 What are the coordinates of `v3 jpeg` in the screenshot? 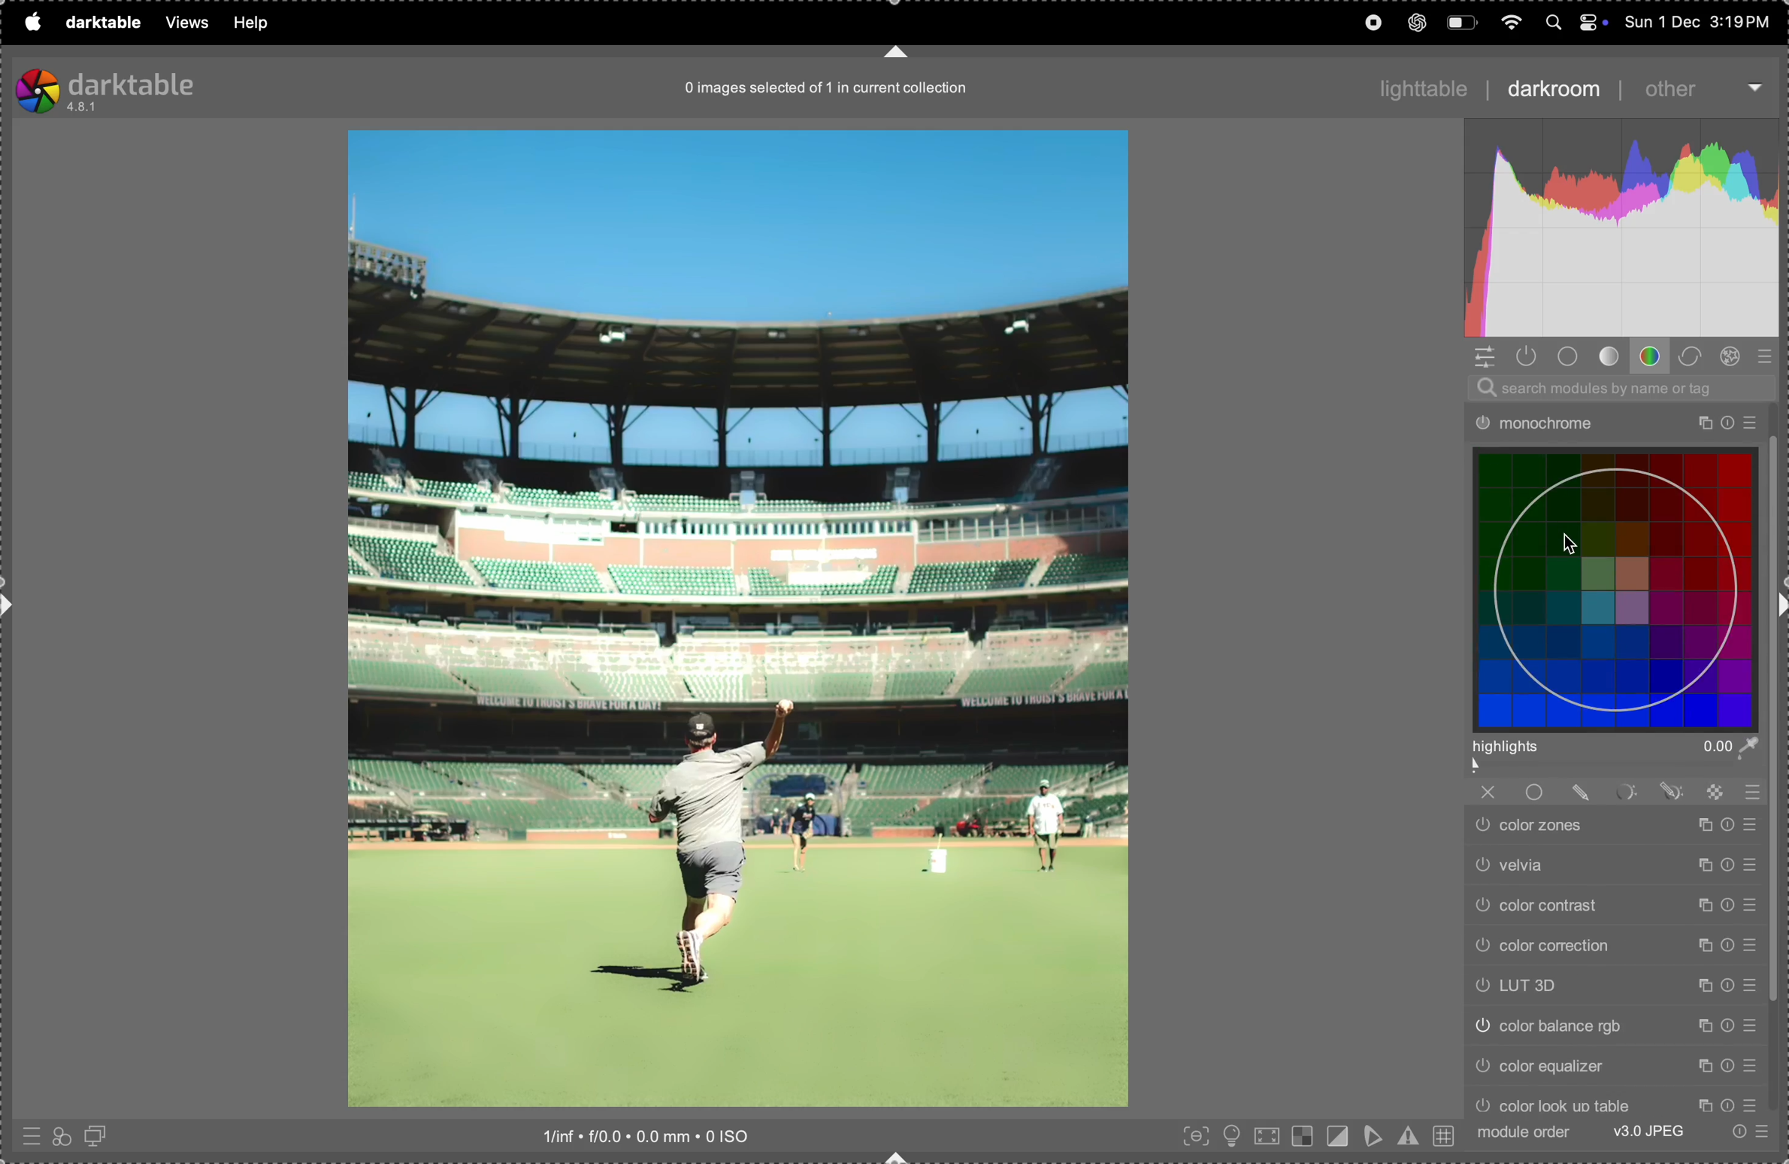 It's located at (1646, 1131).